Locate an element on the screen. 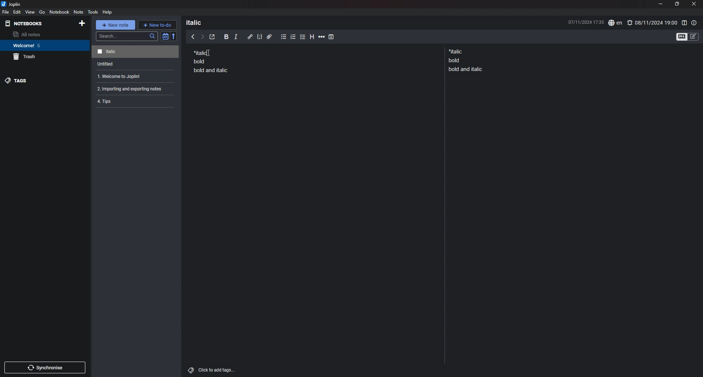 This screenshot has width=703, height=377. heading is located at coordinates (313, 37).